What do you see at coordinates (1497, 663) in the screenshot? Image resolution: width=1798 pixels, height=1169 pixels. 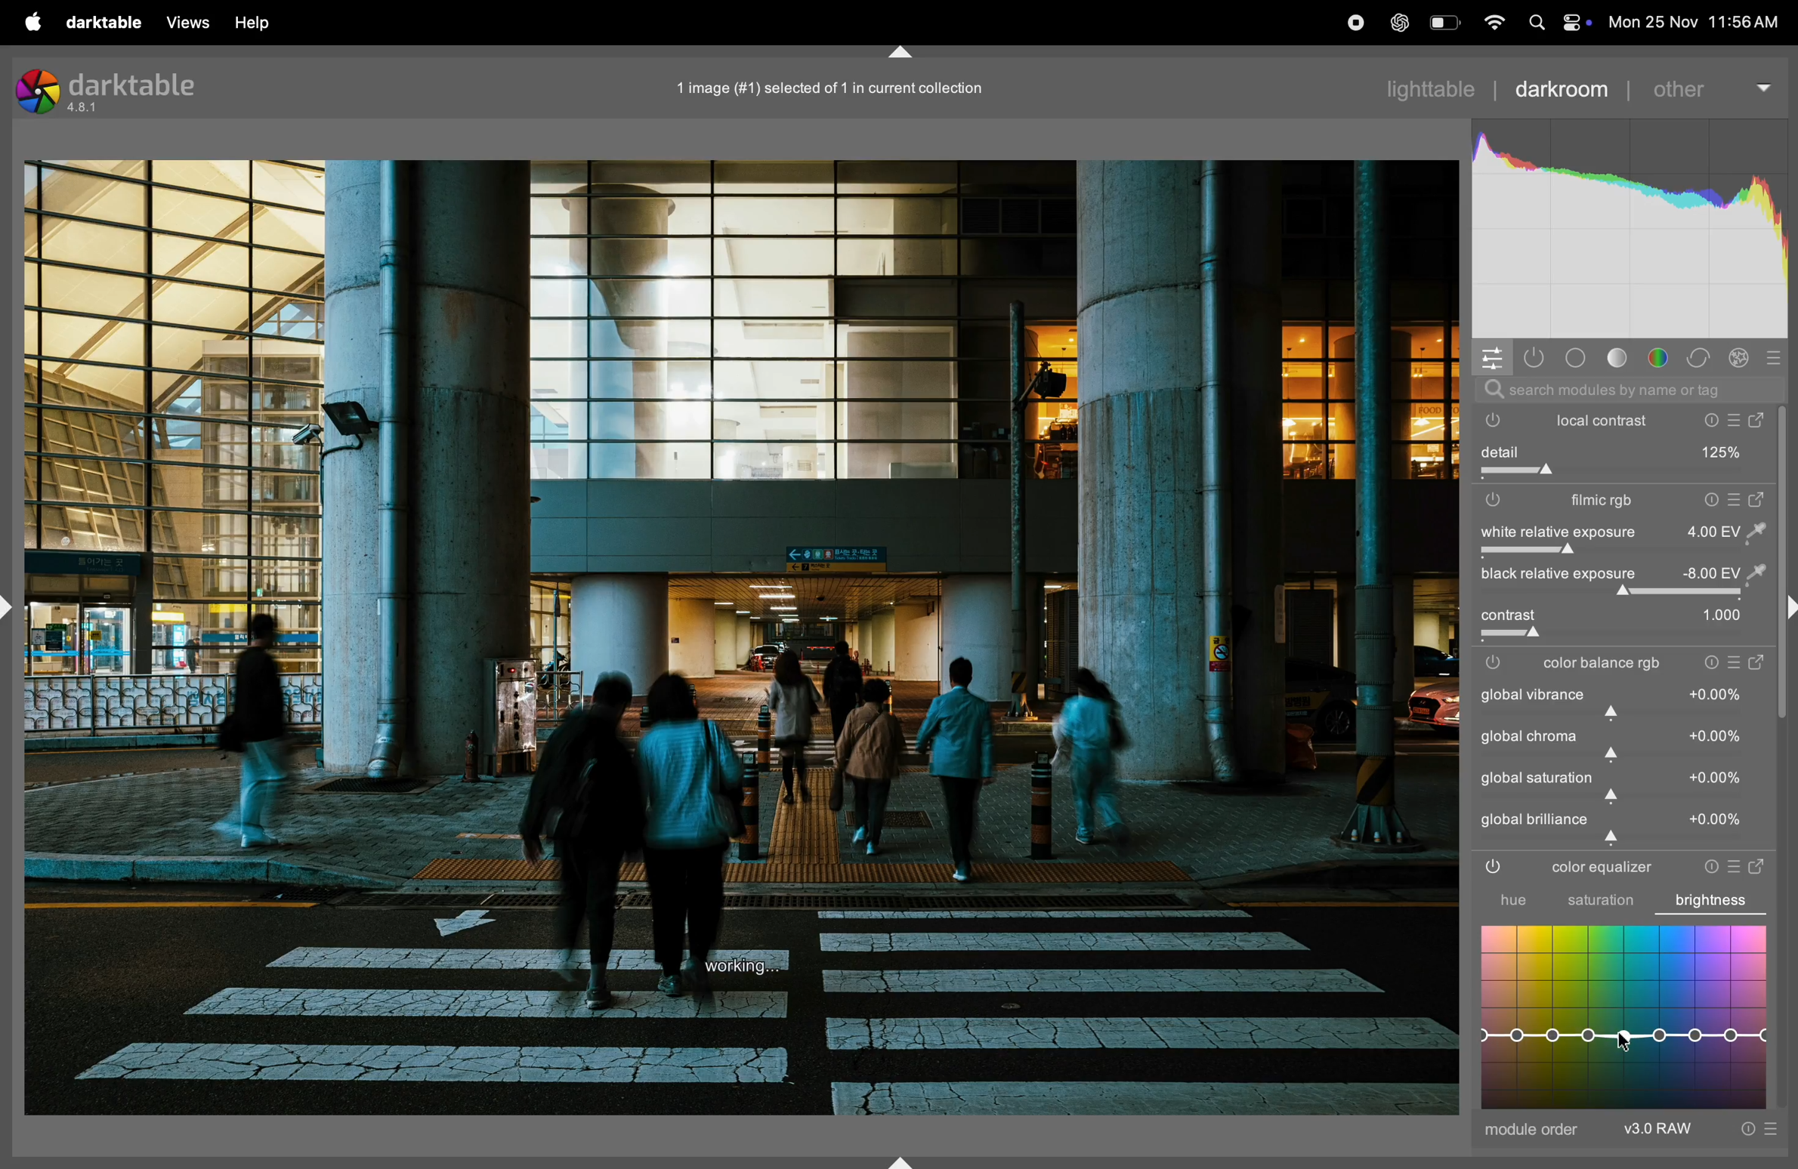 I see `filmic rgb switch off` at bounding box center [1497, 663].